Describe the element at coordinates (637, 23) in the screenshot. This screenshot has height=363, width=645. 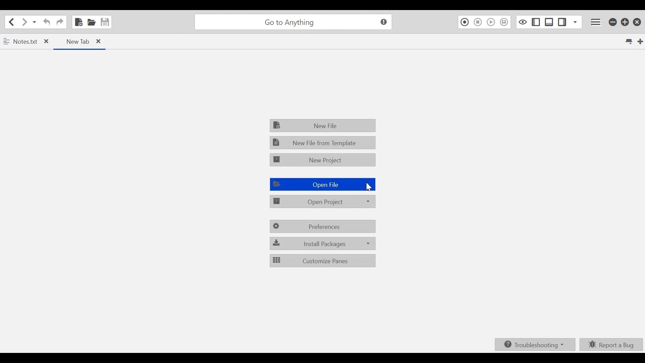
I see `Close` at that location.